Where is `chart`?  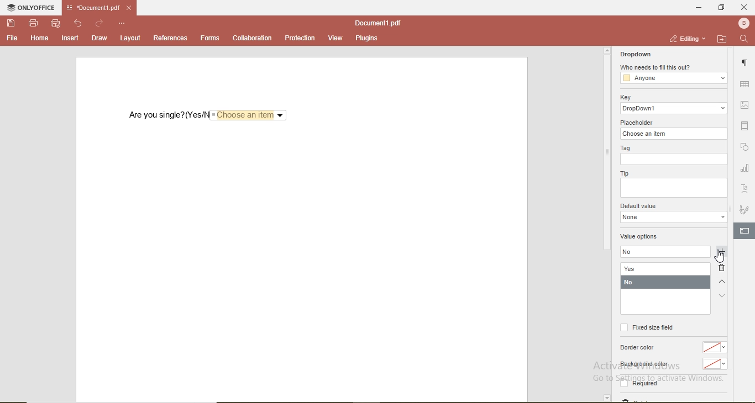 chart is located at coordinates (745, 168).